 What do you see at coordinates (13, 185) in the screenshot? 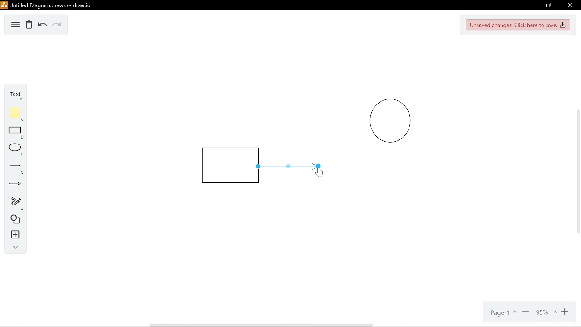
I see `Arrow` at bounding box center [13, 185].